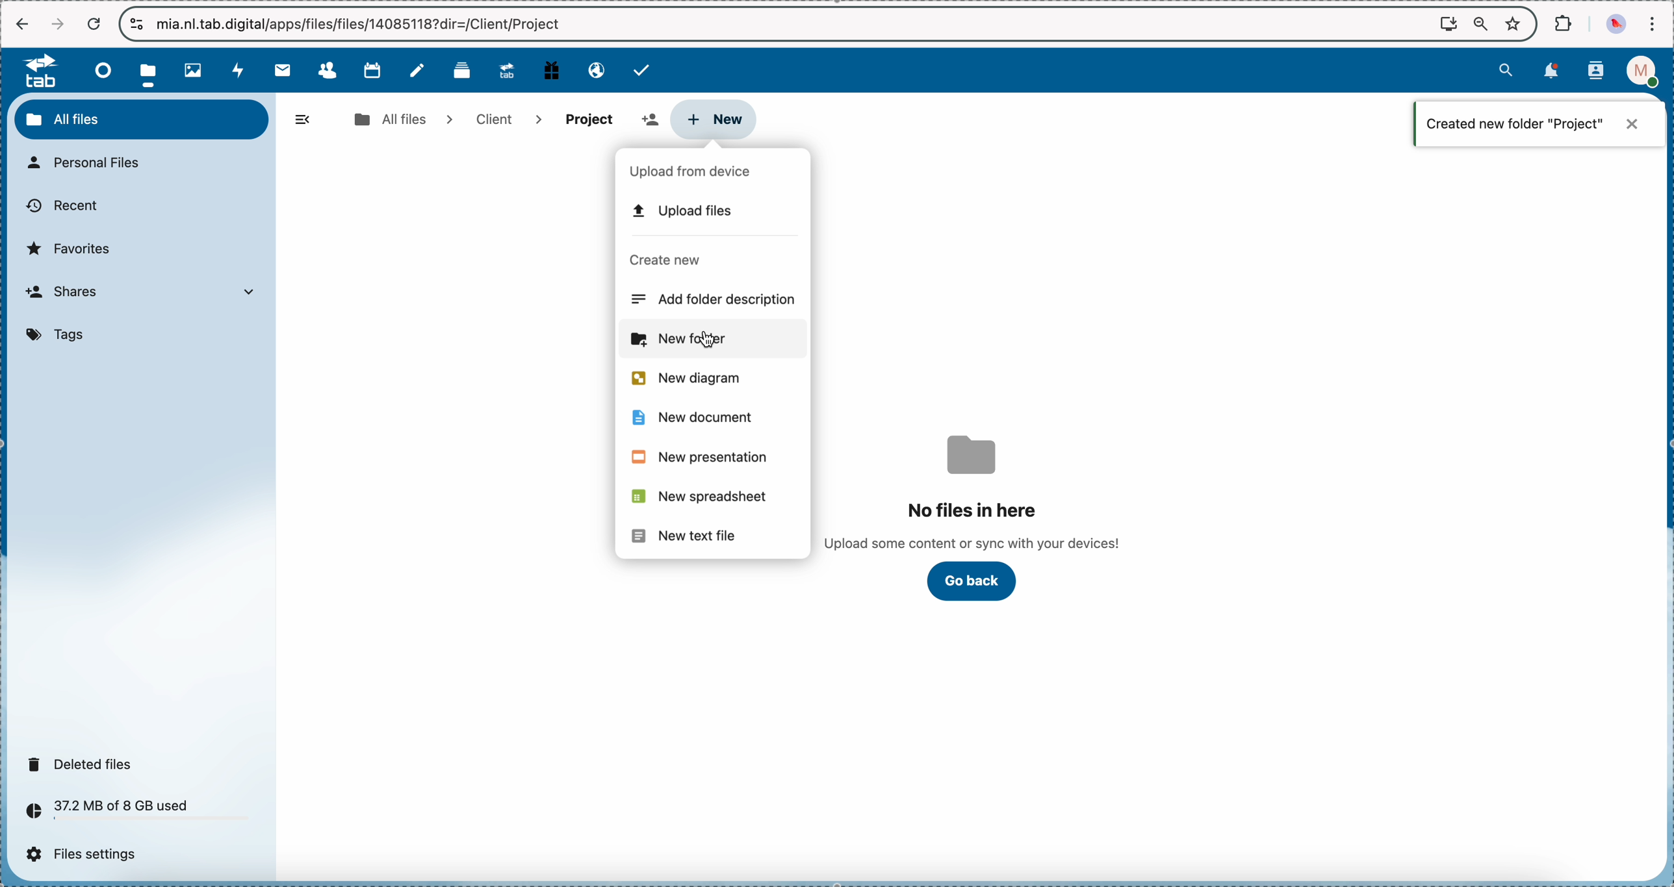  Describe the element at coordinates (142, 119) in the screenshot. I see `all files` at that location.